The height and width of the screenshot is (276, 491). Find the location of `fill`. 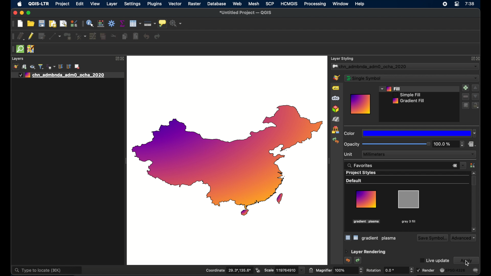

fill is located at coordinates (393, 89).